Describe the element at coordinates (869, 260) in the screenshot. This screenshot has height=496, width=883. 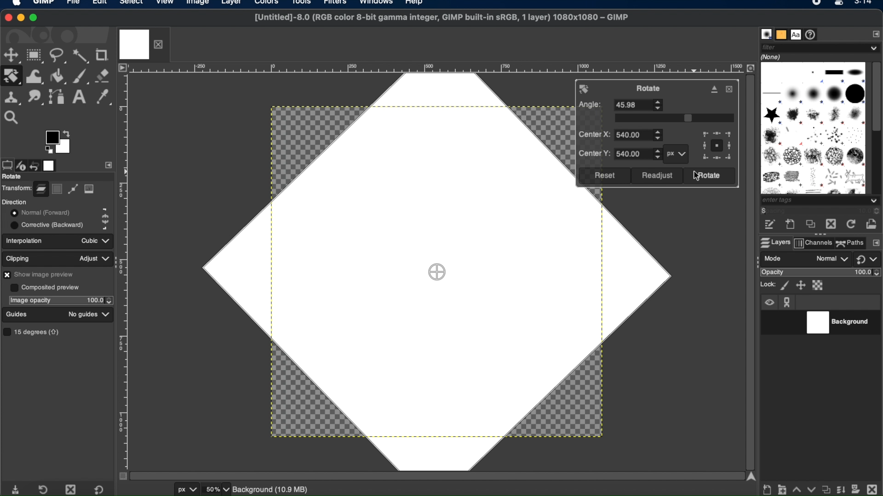
I see `switch to another group of modes` at that location.